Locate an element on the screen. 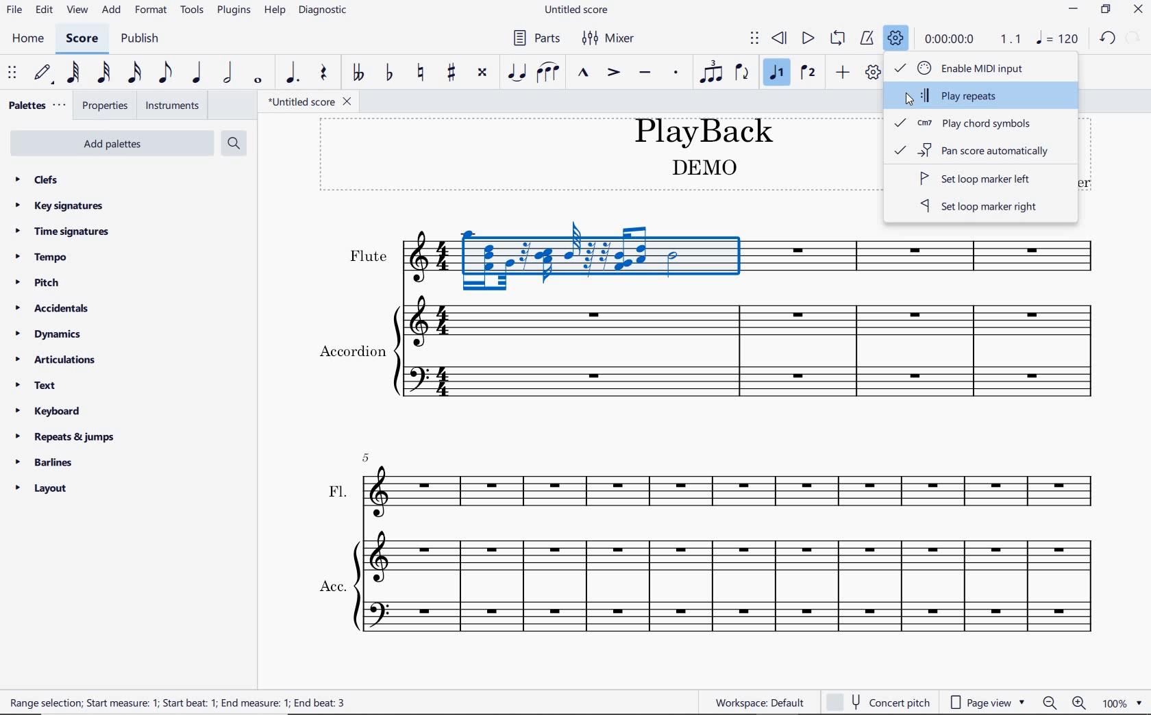  tie is located at coordinates (517, 73).